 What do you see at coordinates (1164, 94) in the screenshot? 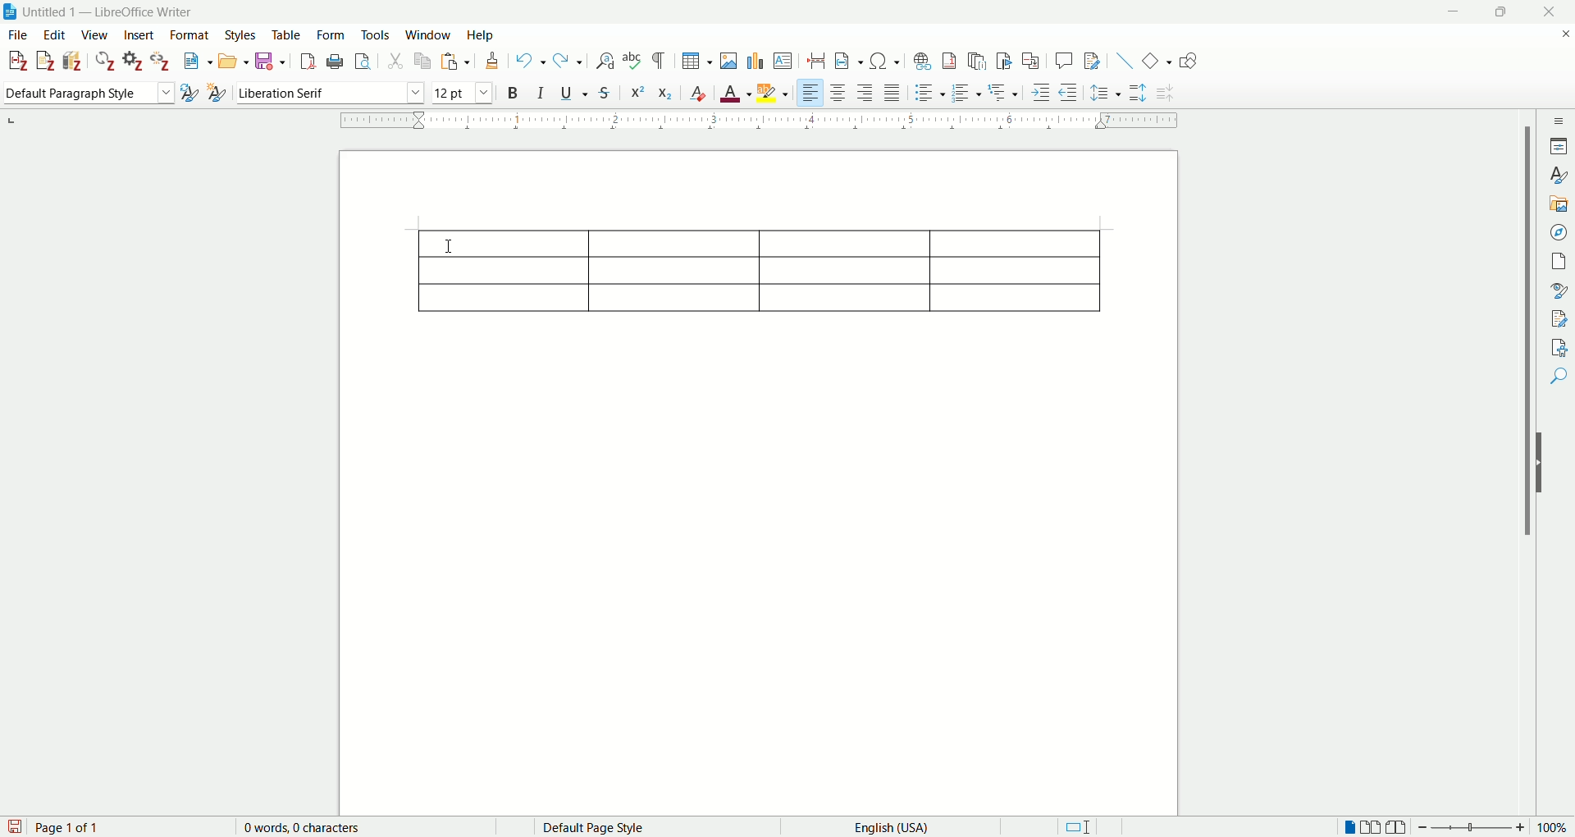
I see `decrease paragraph spacing` at bounding box center [1164, 94].